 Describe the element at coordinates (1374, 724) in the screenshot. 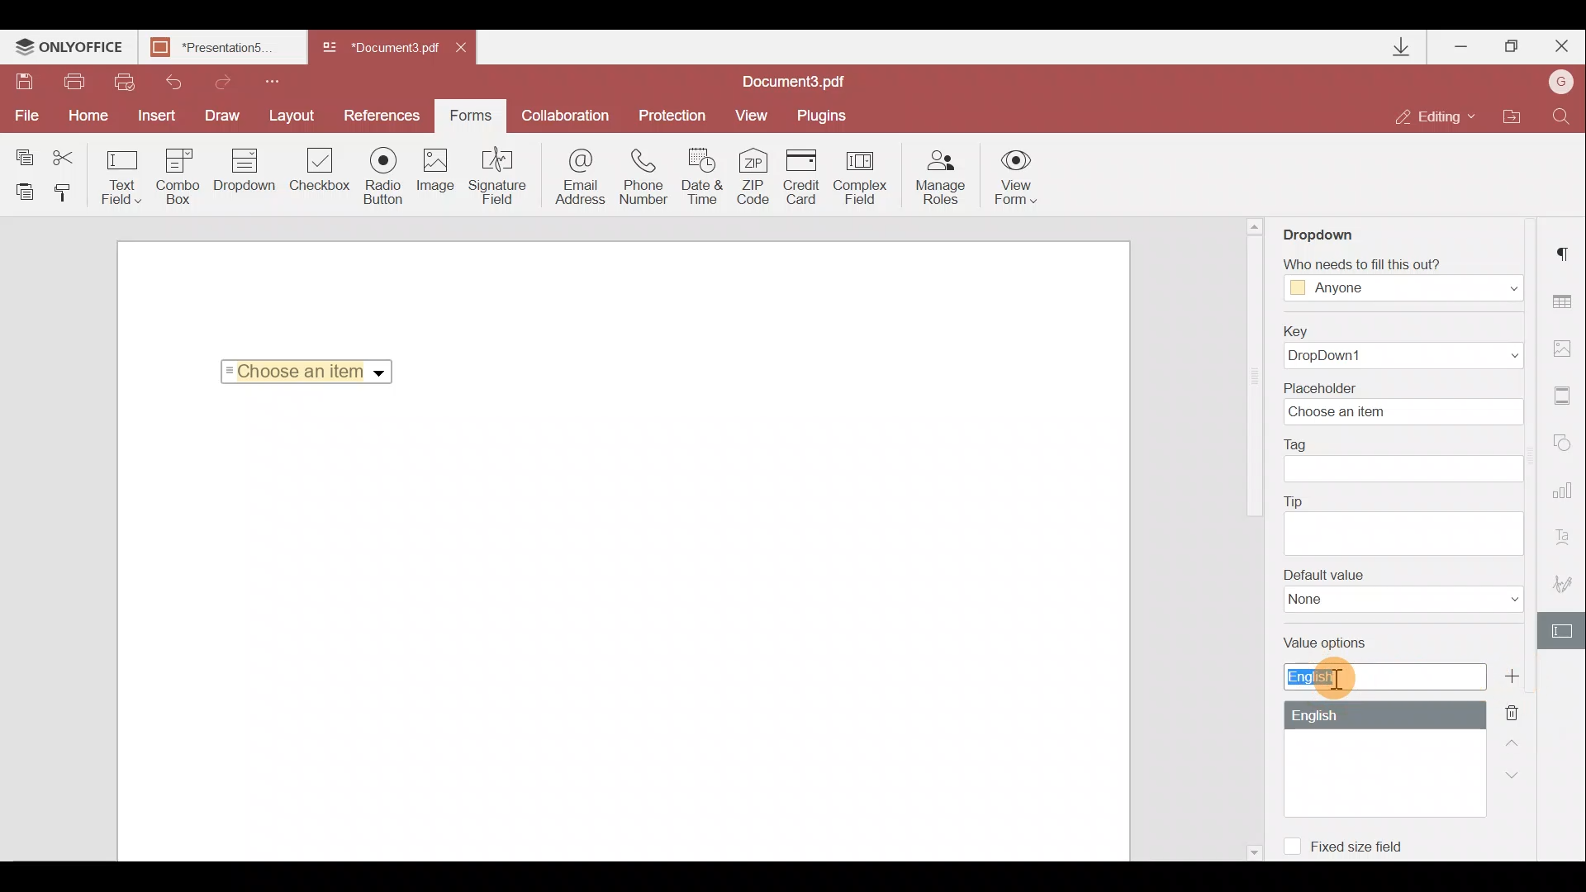

I see `Value options` at that location.